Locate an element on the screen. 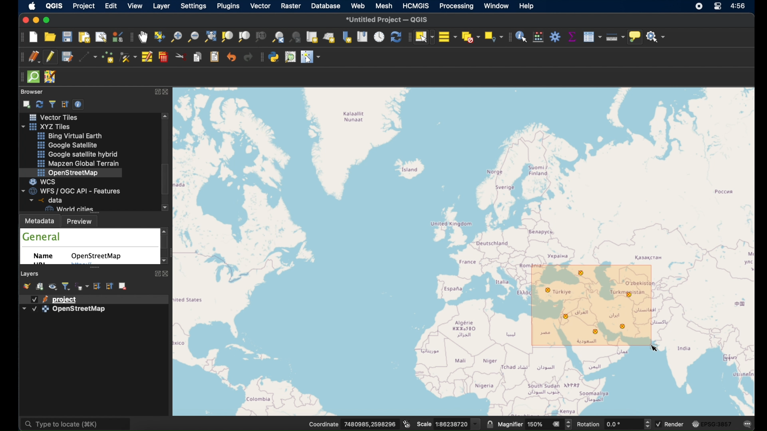 The width and height of the screenshot is (767, 431). toggle editing is located at coordinates (52, 57).